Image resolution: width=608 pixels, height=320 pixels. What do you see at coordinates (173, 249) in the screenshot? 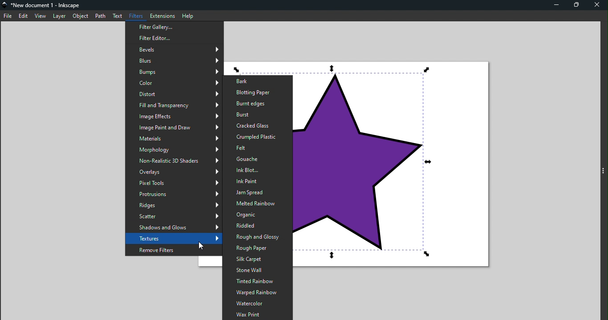
I see `Remove filters` at bounding box center [173, 249].